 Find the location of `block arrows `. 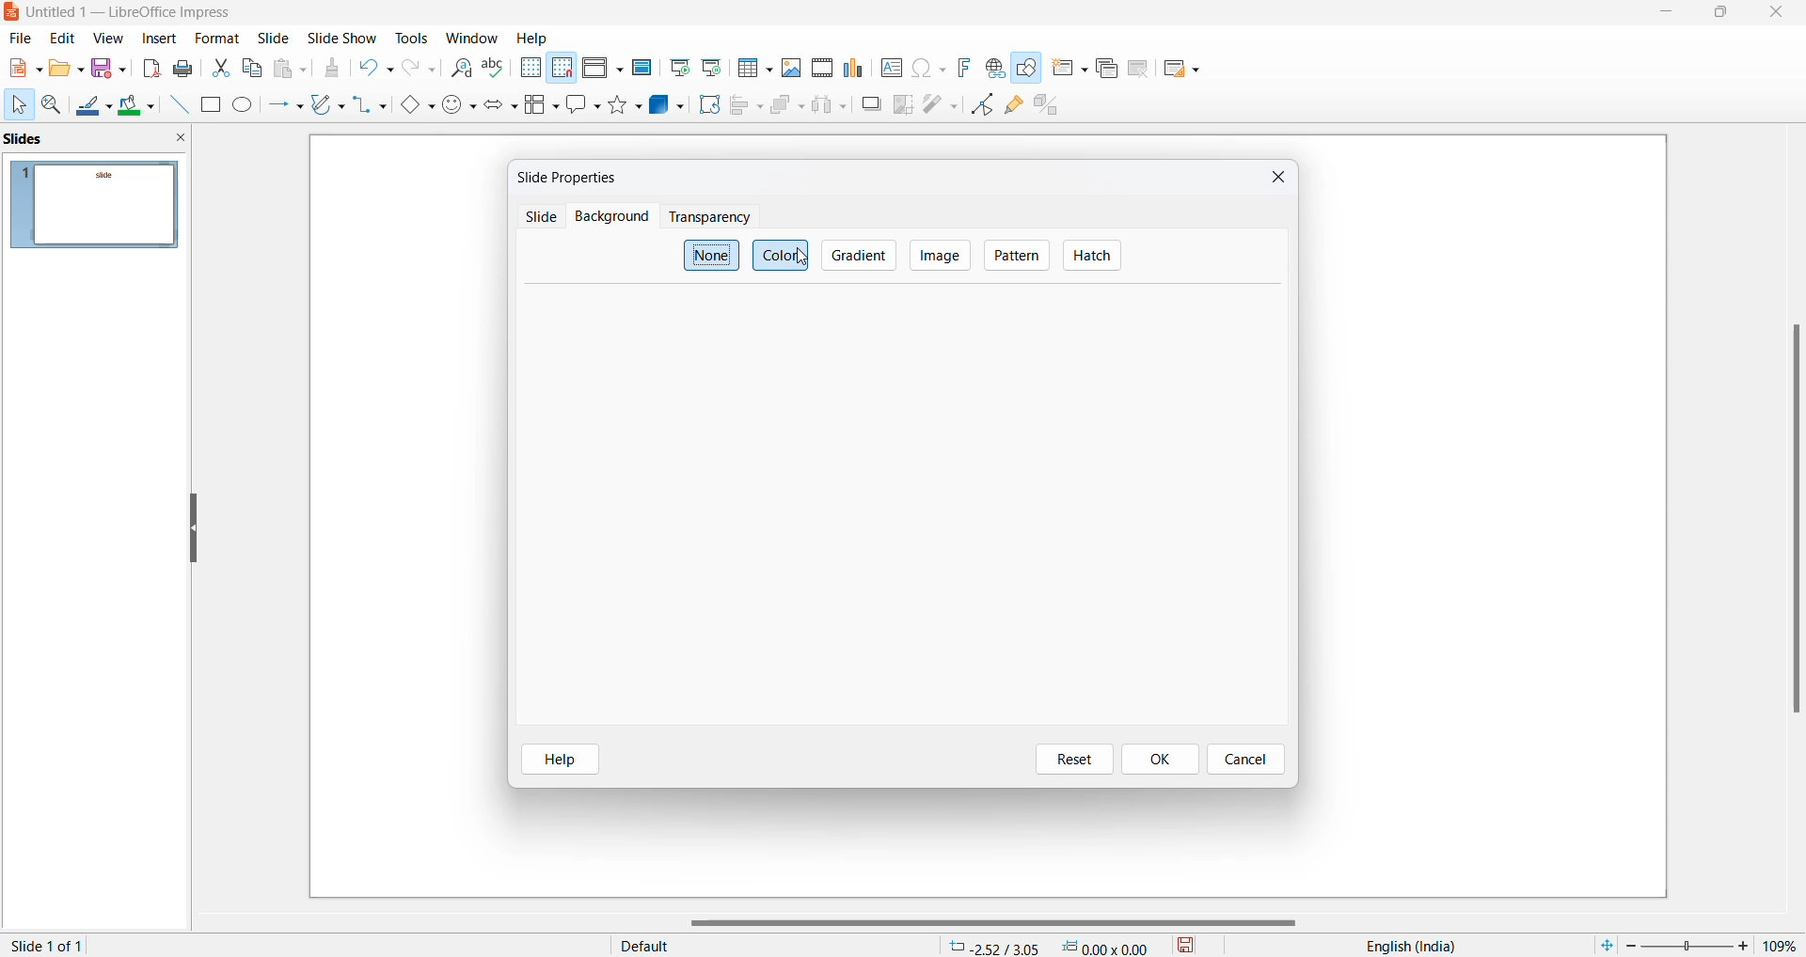

block arrows  is located at coordinates (503, 106).